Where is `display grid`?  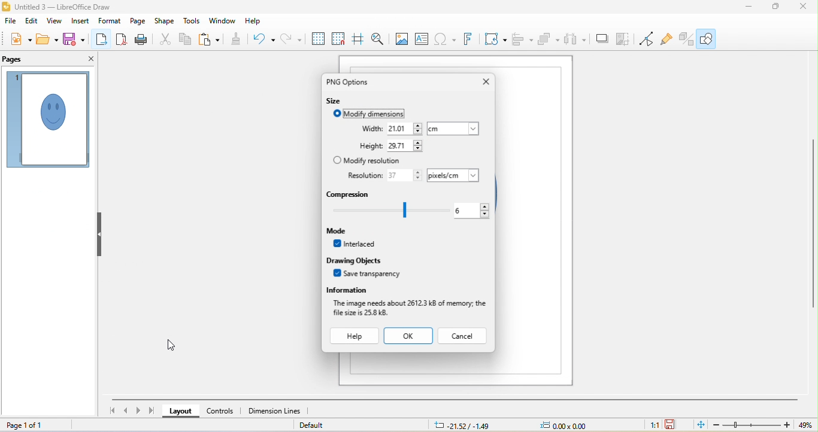
display grid is located at coordinates (319, 38).